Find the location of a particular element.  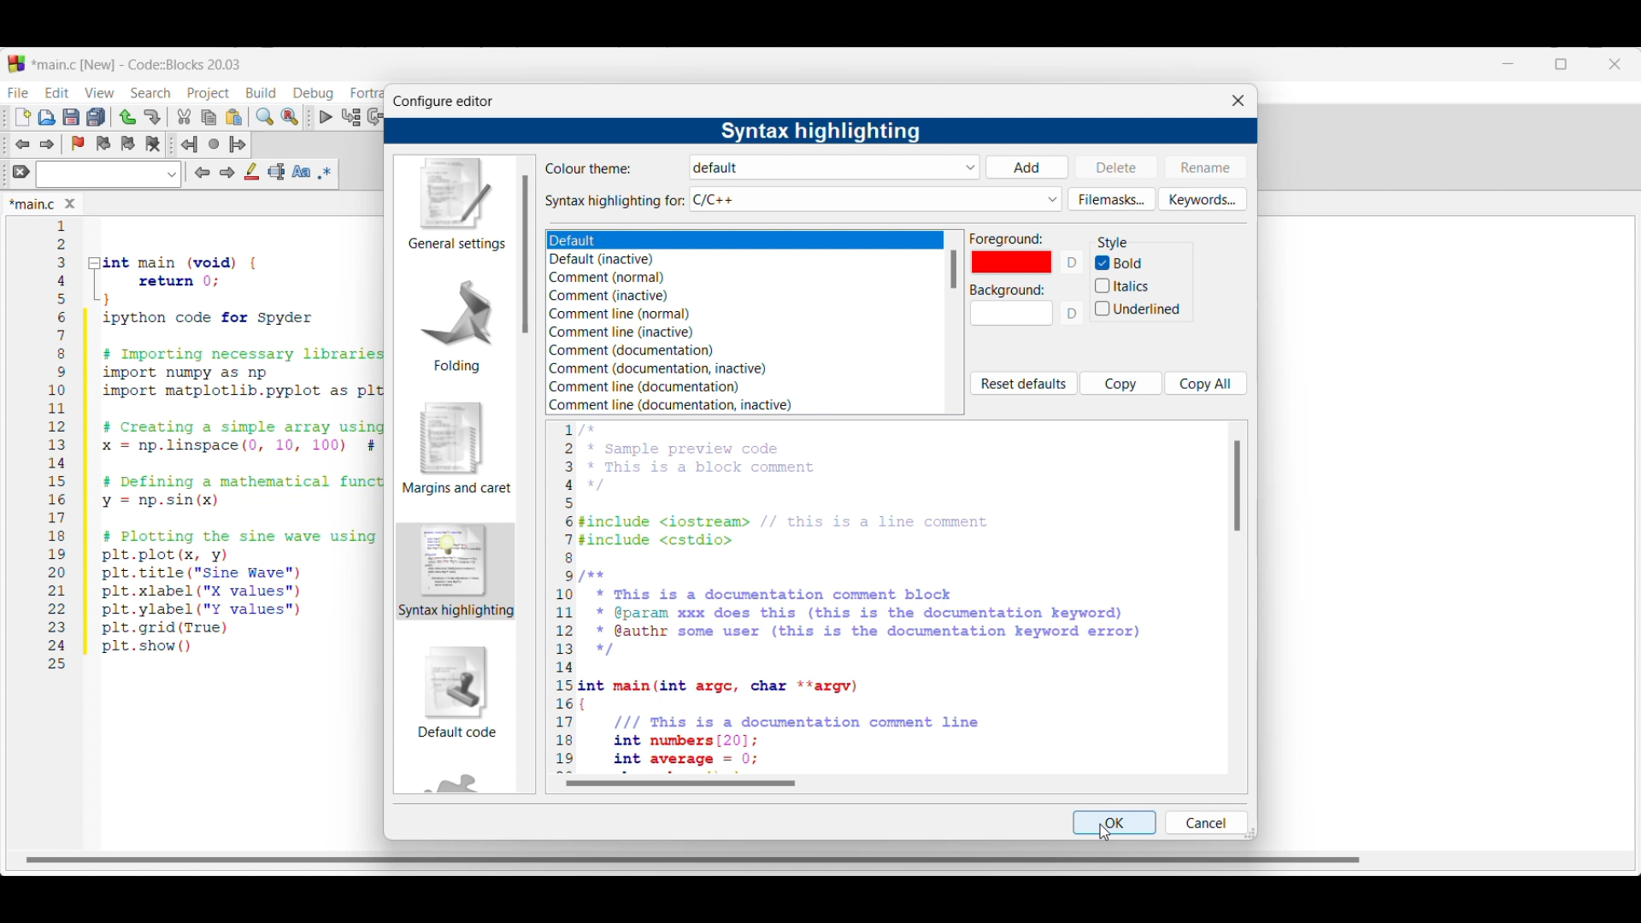

Vertical slide bar is located at coordinates (954, 269).